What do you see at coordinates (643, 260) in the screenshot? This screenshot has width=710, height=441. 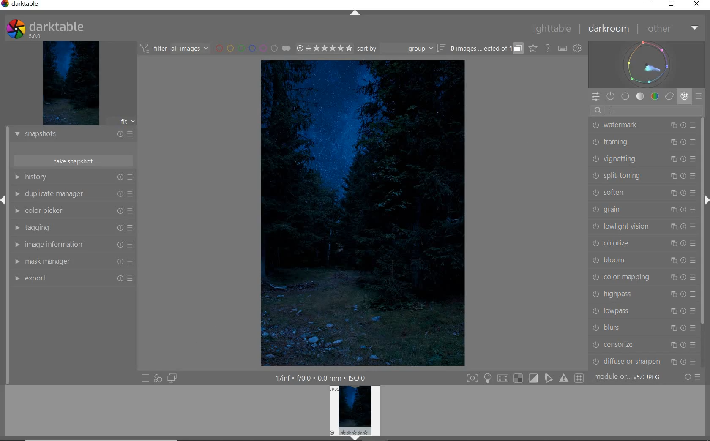 I see `BLOOM` at bounding box center [643, 260].